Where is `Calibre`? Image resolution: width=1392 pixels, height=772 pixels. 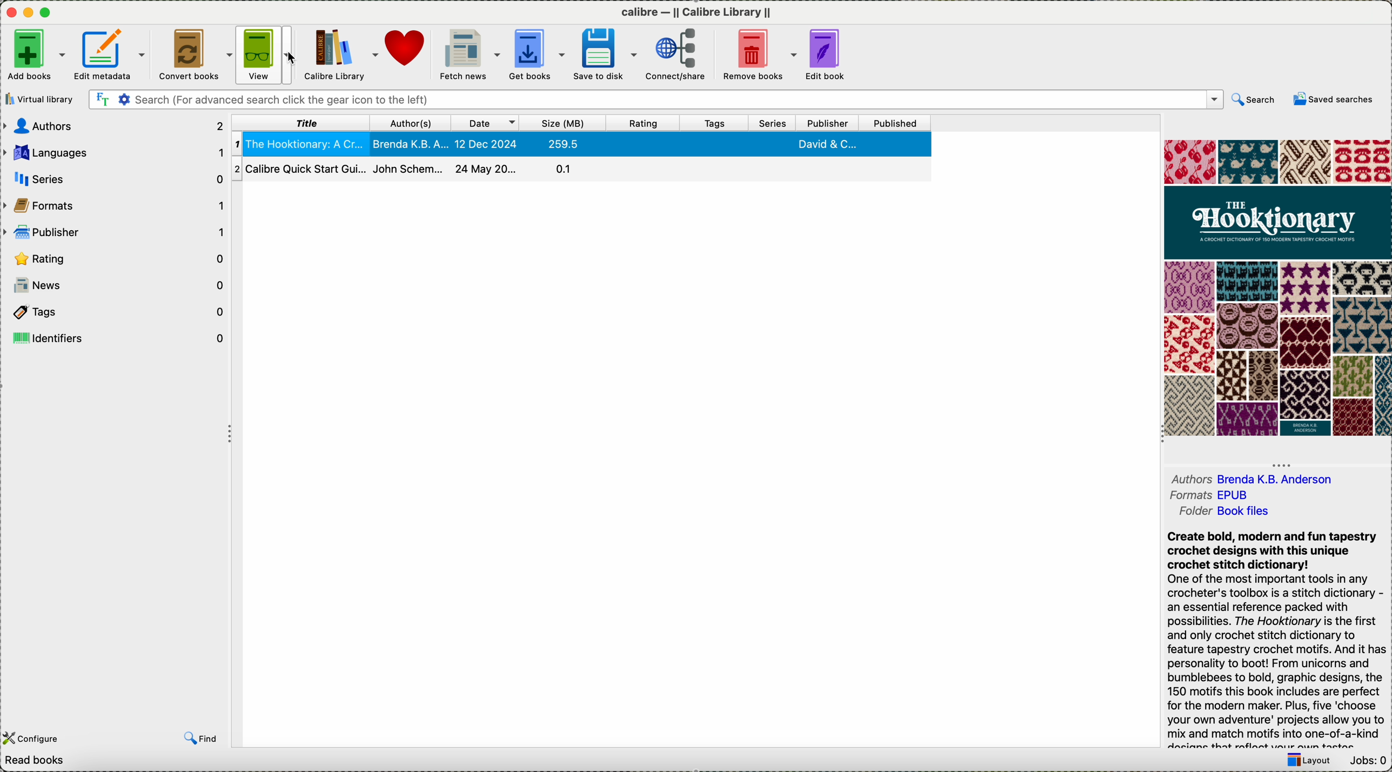 Calibre is located at coordinates (699, 12).